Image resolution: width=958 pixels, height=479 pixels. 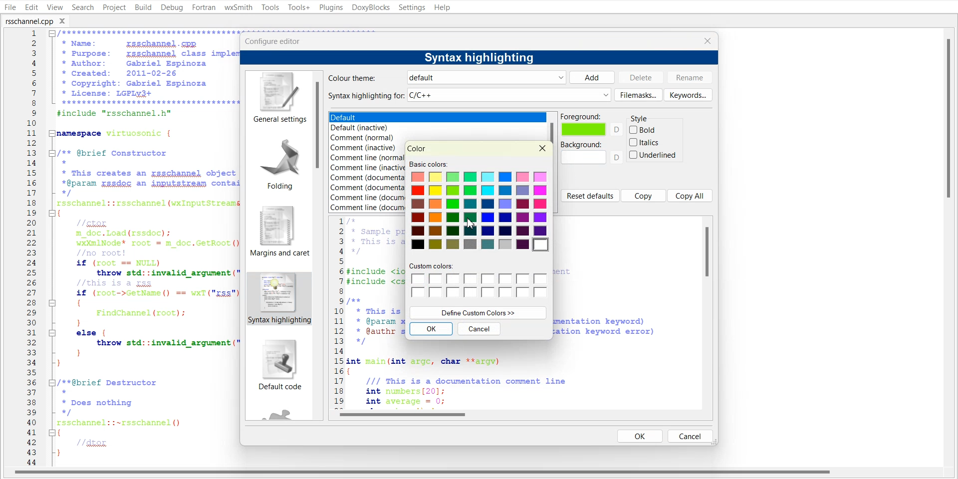 What do you see at coordinates (688, 94) in the screenshot?
I see `Keywords` at bounding box center [688, 94].